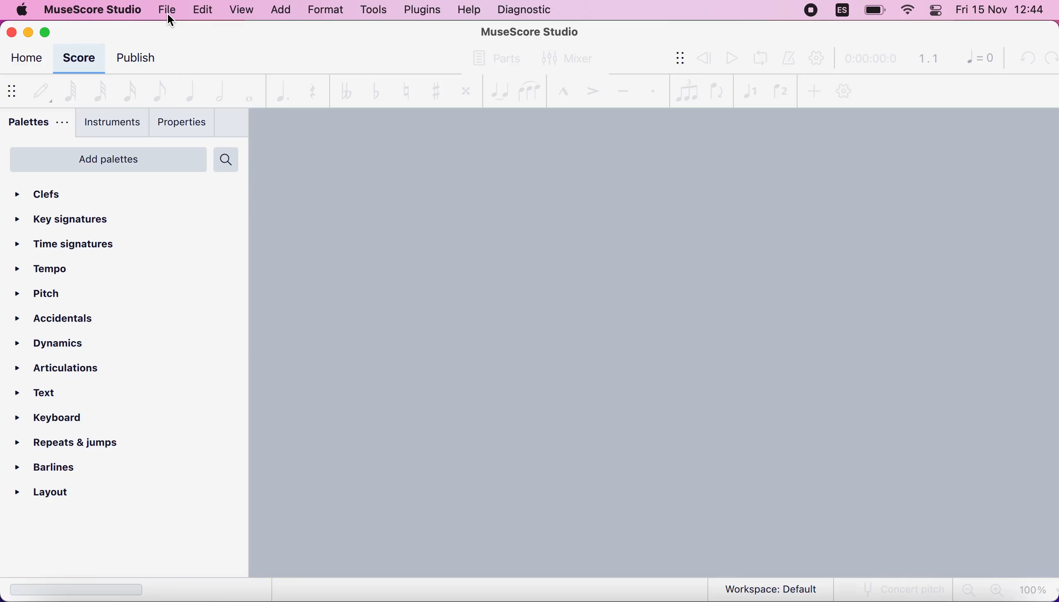  I want to click on voice1, so click(749, 89).